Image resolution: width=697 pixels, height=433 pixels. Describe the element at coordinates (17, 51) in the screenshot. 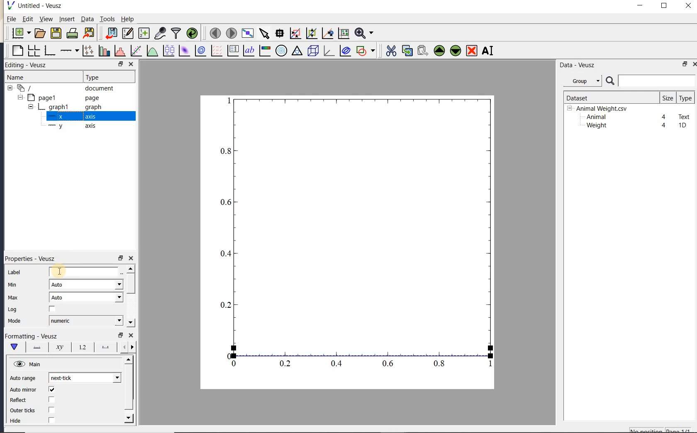

I see `blank page` at that location.